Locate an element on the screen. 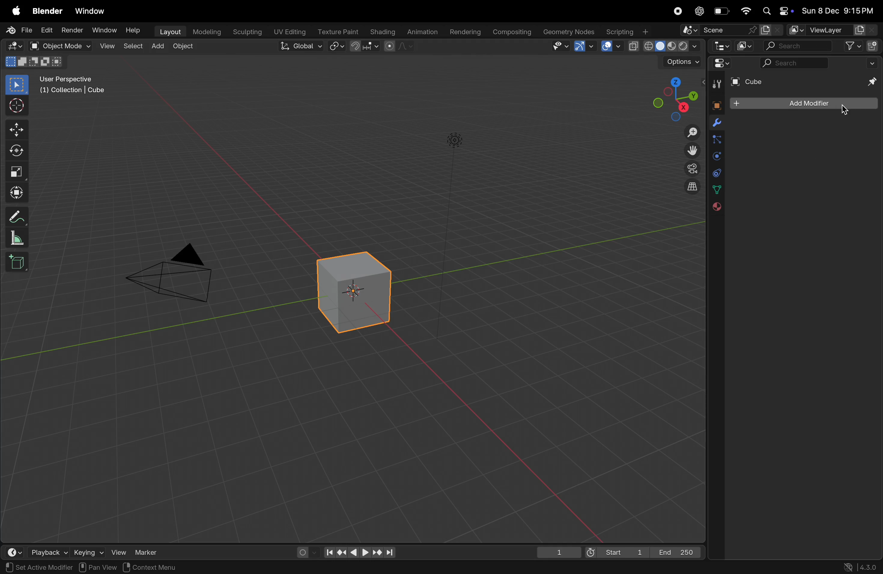 The height and width of the screenshot is (574, 883). layout is located at coordinates (170, 31).